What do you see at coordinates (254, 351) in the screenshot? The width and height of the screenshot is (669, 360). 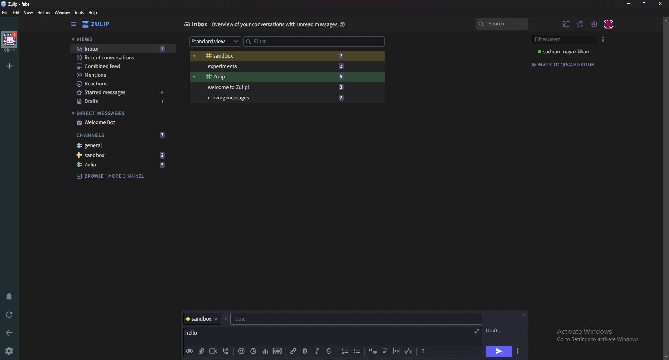 I see `Global time` at bounding box center [254, 351].